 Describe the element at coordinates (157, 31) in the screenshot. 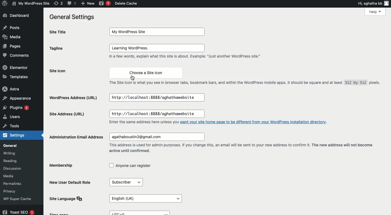

I see `My WordPress Site` at that location.